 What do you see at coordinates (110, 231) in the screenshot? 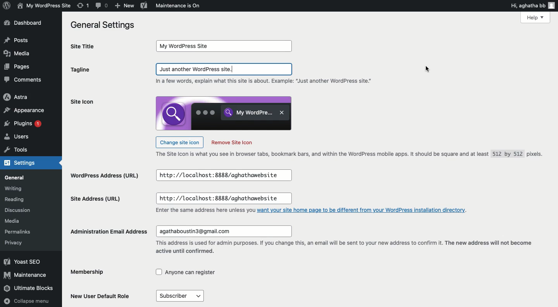
I see `Administration email address` at bounding box center [110, 231].